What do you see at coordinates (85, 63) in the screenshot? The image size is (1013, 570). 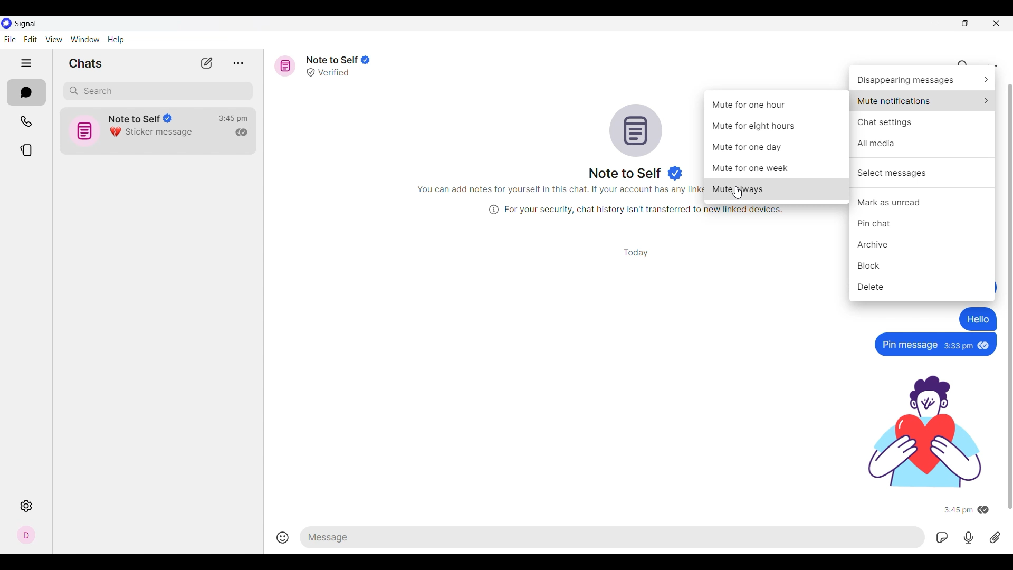 I see `Section title` at bounding box center [85, 63].